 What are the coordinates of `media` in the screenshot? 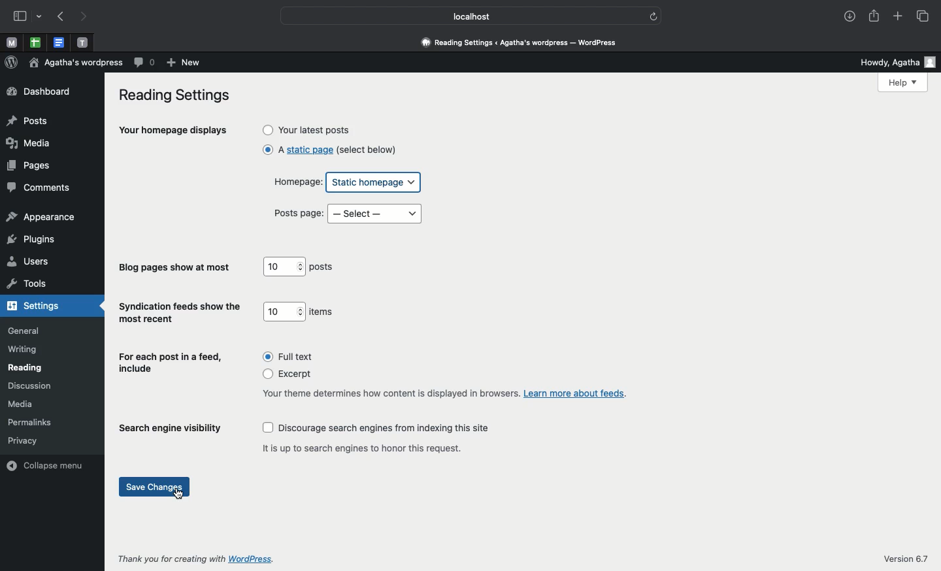 It's located at (23, 404).